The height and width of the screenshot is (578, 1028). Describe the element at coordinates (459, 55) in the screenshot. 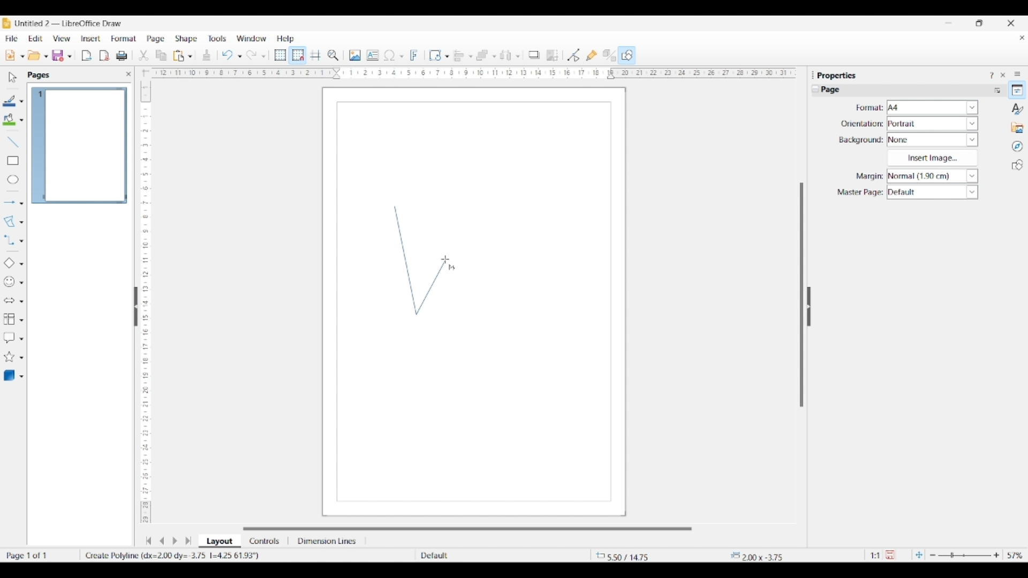

I see `Selected alignment` at that location.